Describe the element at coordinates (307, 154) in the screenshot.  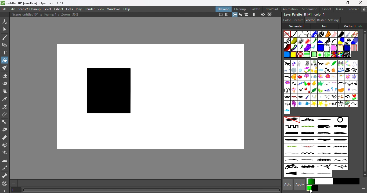
I see `simple_wave` at that location.